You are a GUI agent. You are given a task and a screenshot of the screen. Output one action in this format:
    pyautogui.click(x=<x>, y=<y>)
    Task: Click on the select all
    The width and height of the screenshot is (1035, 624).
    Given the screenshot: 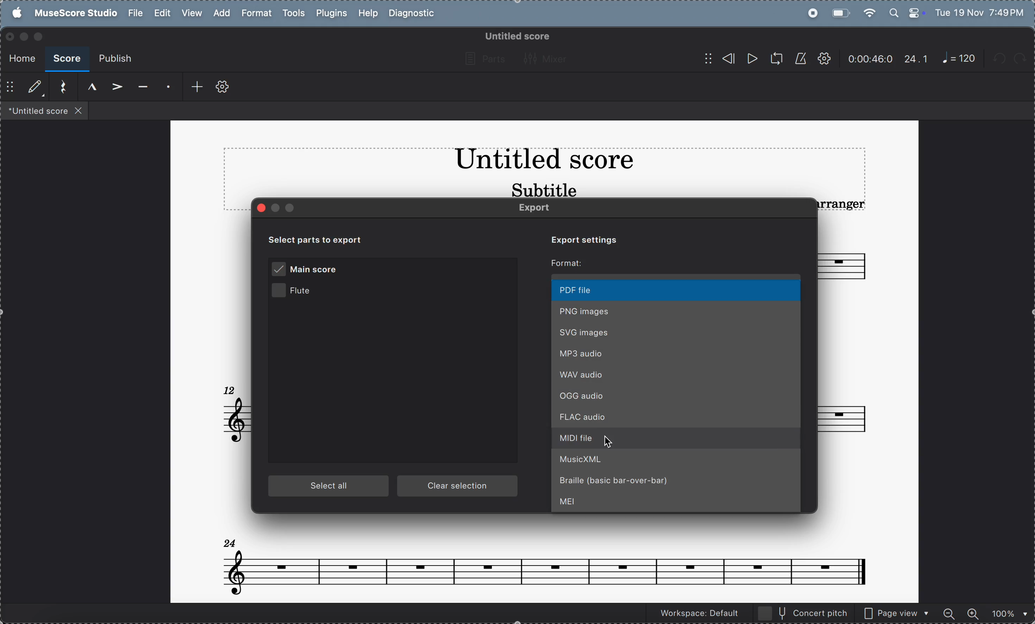 What is the action you would take?
    pyautogui.click(x=329, y=487)
    